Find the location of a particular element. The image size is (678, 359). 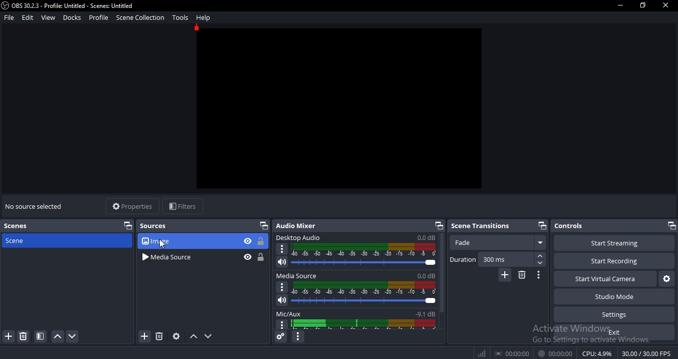

restore is located at coordinates (262, 225).